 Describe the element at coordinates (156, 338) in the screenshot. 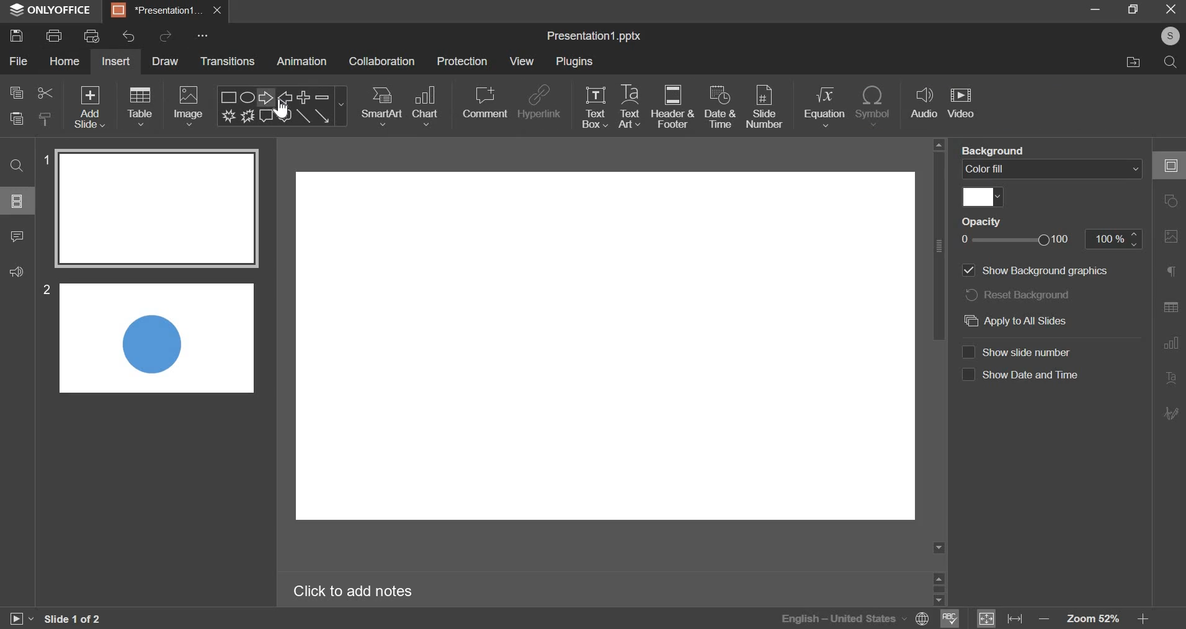

I see `slide 2 preview` at that location.